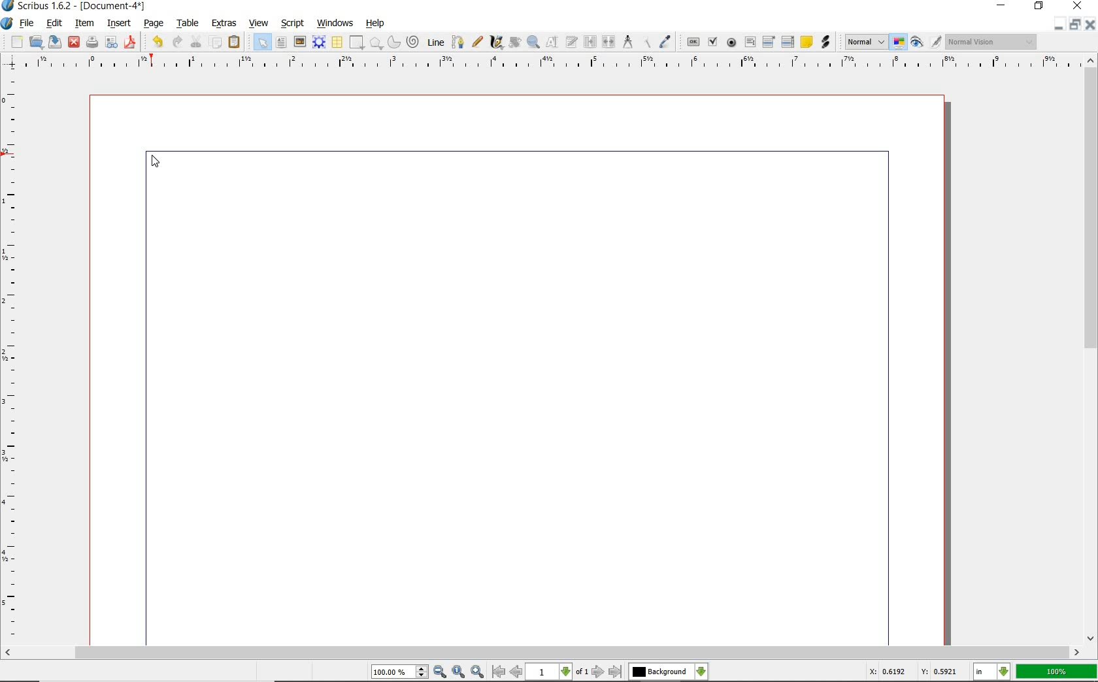  I want to click on 1, so click(550, 672).